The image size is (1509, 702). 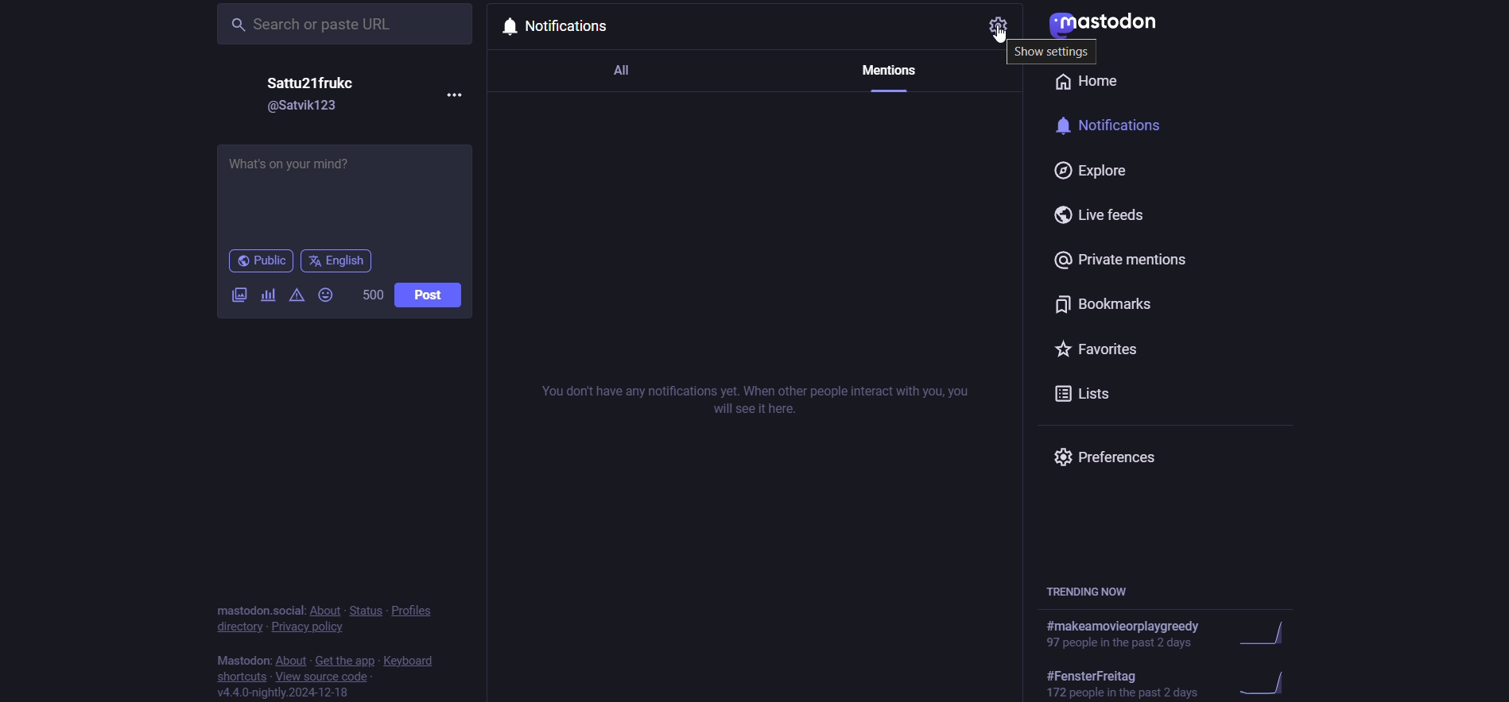 I want to click on keyboard, so click(x=410, y=660).